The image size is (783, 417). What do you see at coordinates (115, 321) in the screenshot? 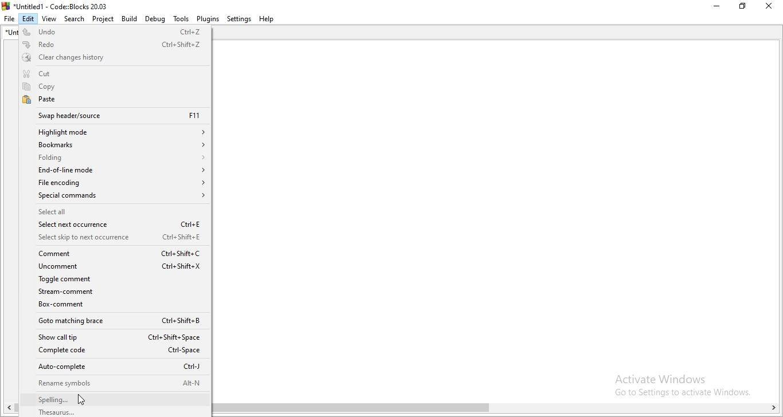
I see `Goto matching brace` at bounding box center [115, 321].